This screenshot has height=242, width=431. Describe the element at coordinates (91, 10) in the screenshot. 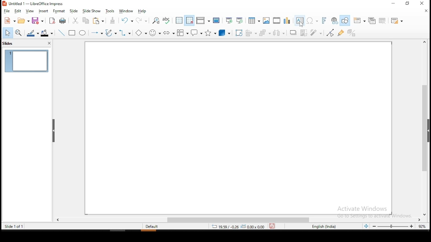

I see `slide show` at that location.